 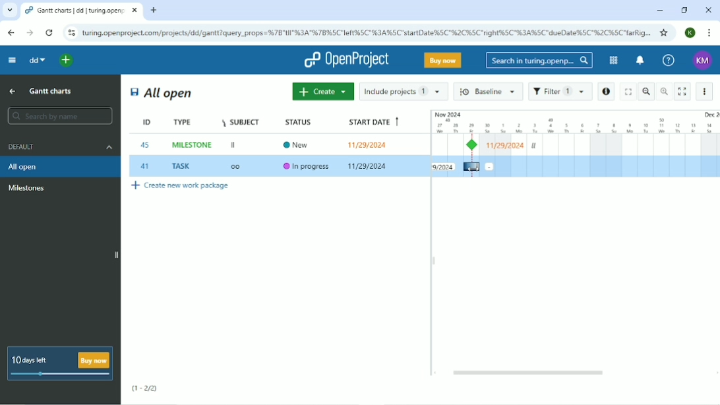 I want to click on In progress, so click(x=307, y=167).